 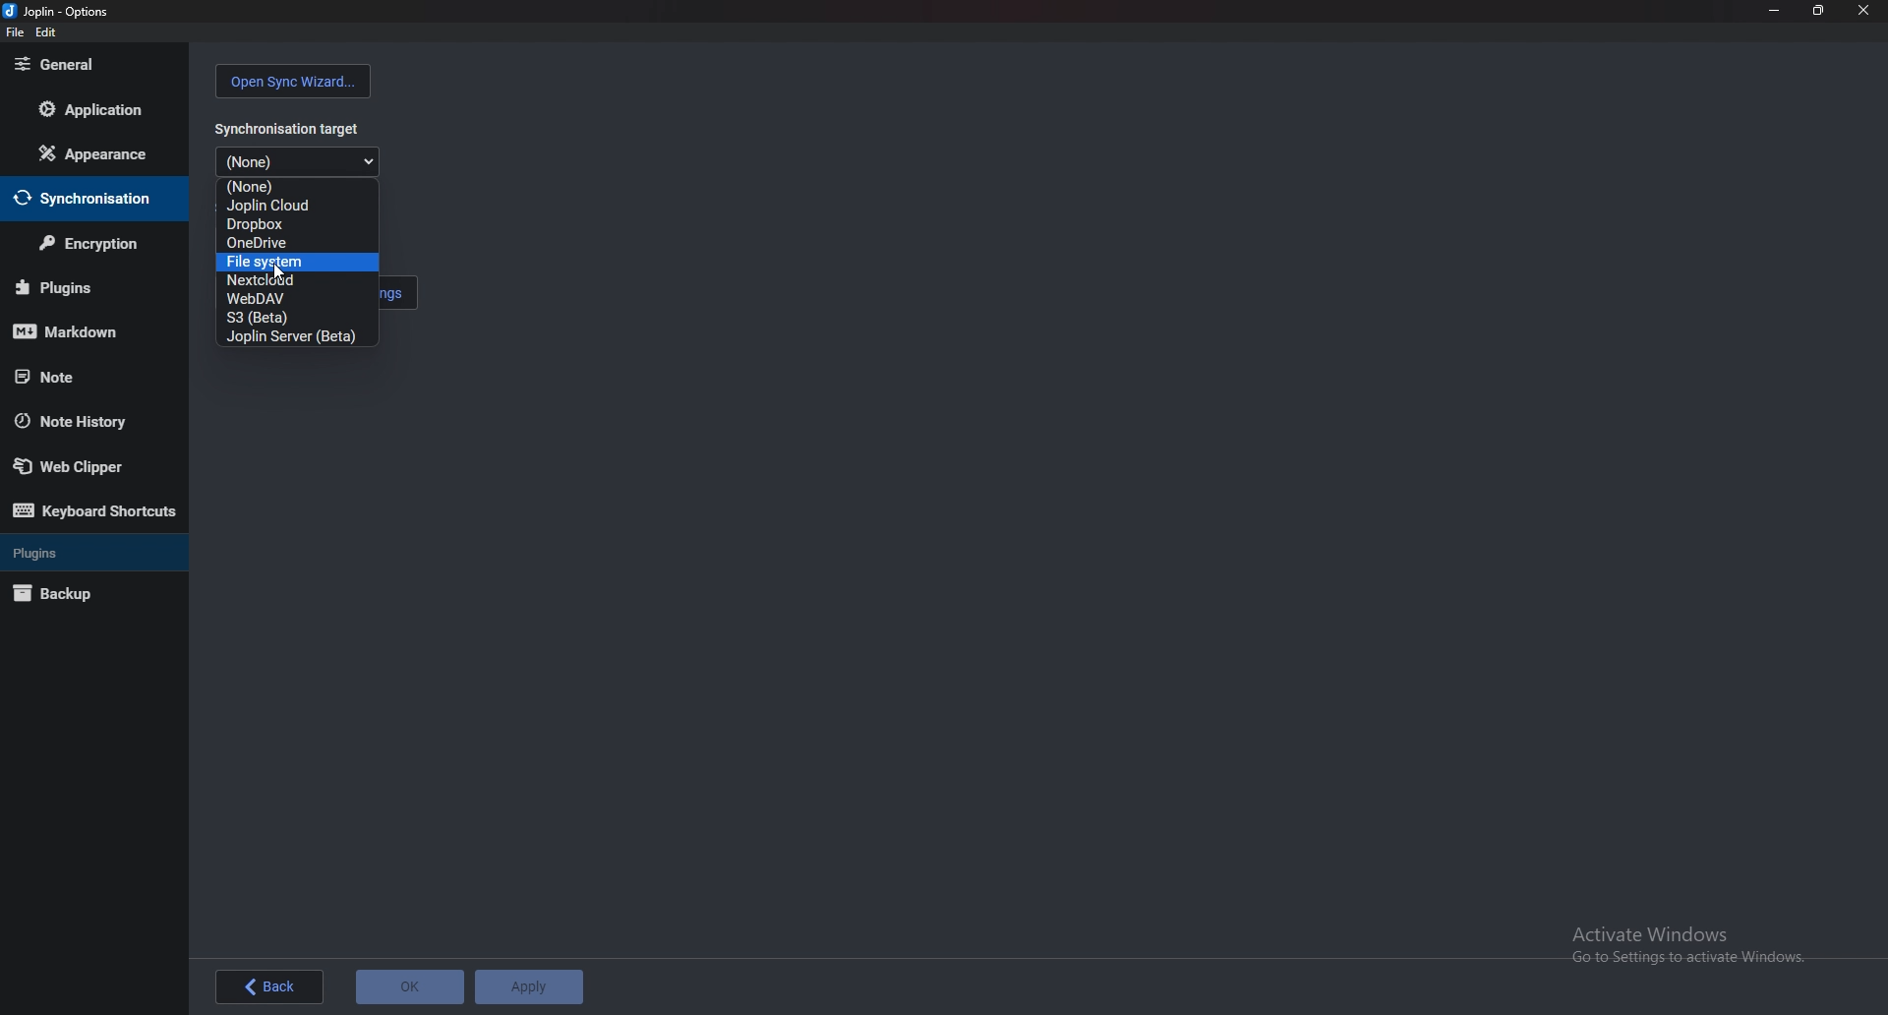 I want to click on Next cloud, so click(x=299, y=281).